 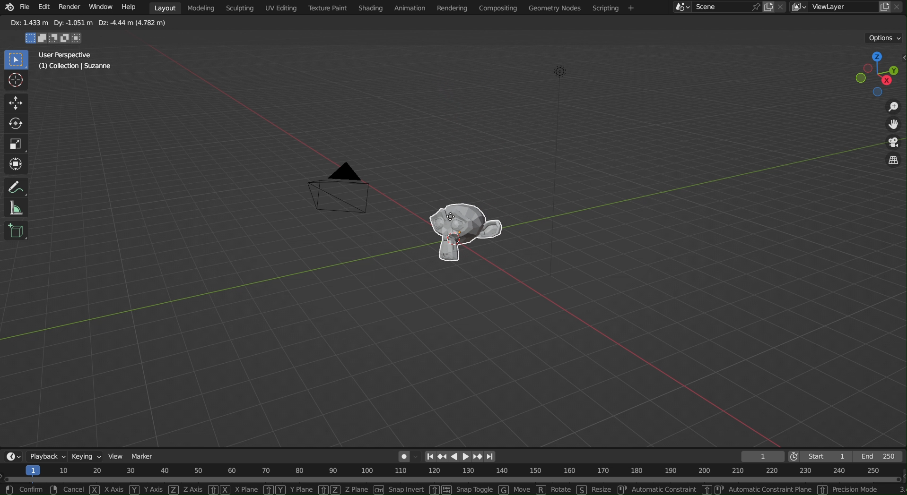 I want to click on Move, so click(x=16, y=103).